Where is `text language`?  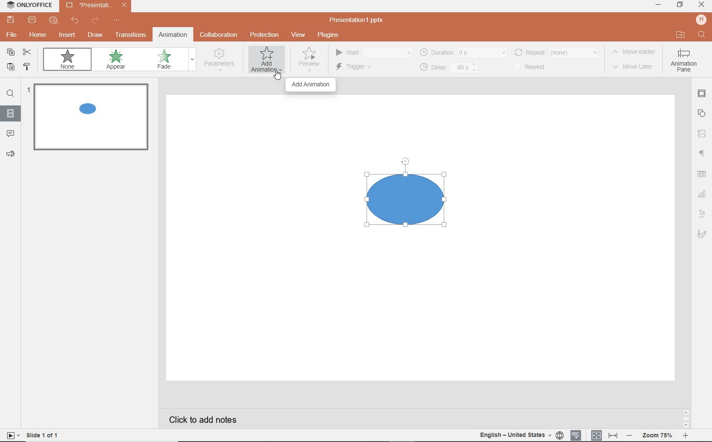
text language is located at coordinates (520, 436).